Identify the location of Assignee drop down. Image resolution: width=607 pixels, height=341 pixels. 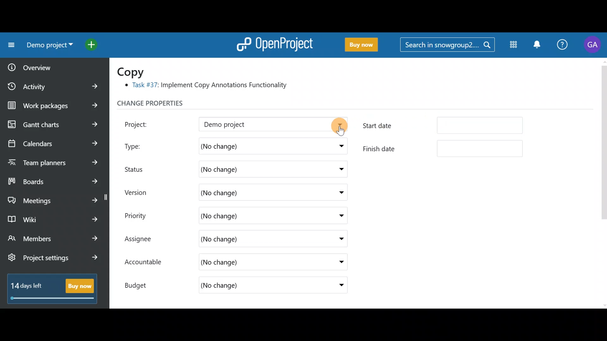
(336, 239).